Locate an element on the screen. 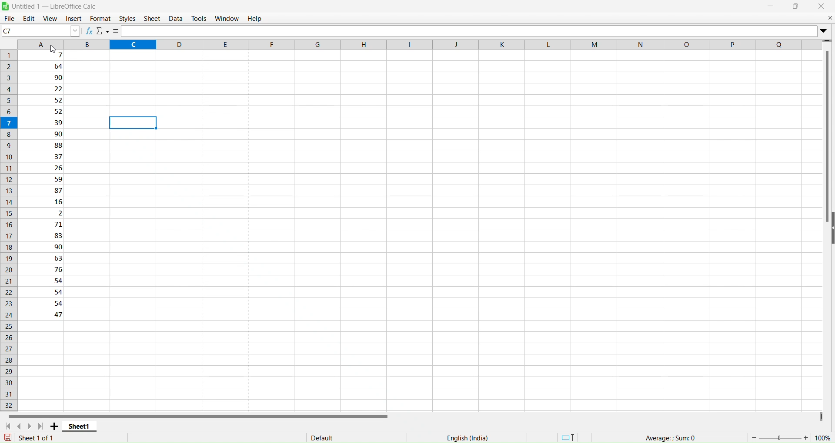 The width and height of the screenshot is (835, 443). Vertical Scroll Bar is located at coordinates (827, 137).